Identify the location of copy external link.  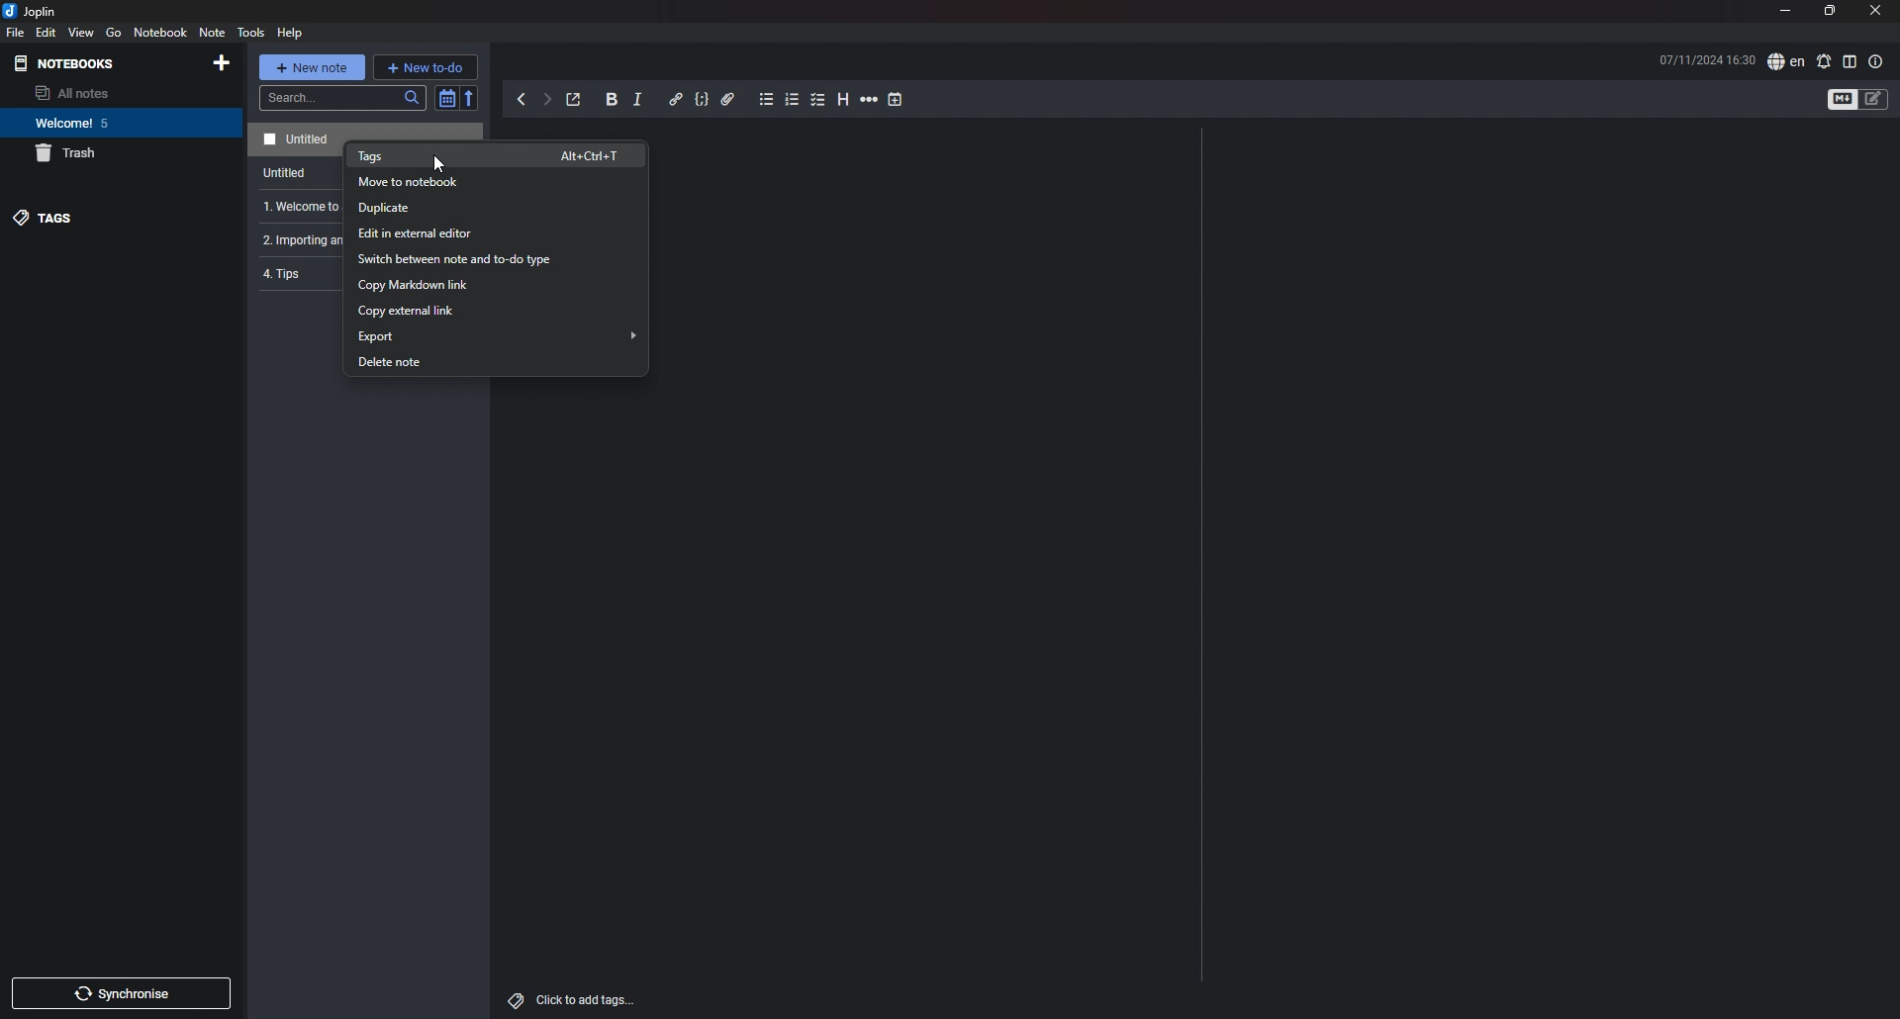
(491, 311).